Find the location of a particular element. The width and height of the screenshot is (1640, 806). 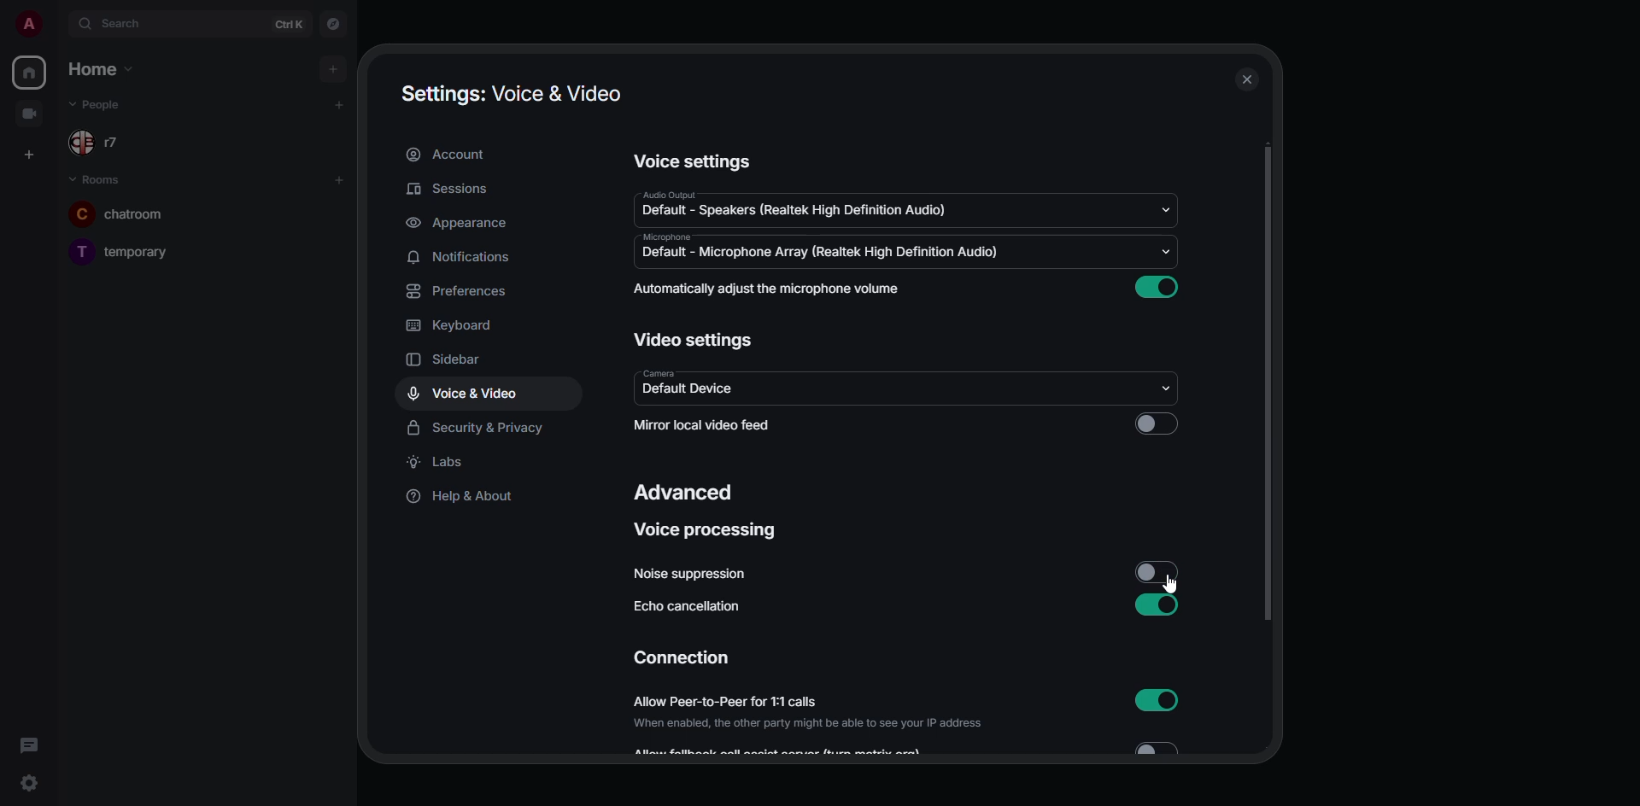

preferences is located at coordinates (457, 291).